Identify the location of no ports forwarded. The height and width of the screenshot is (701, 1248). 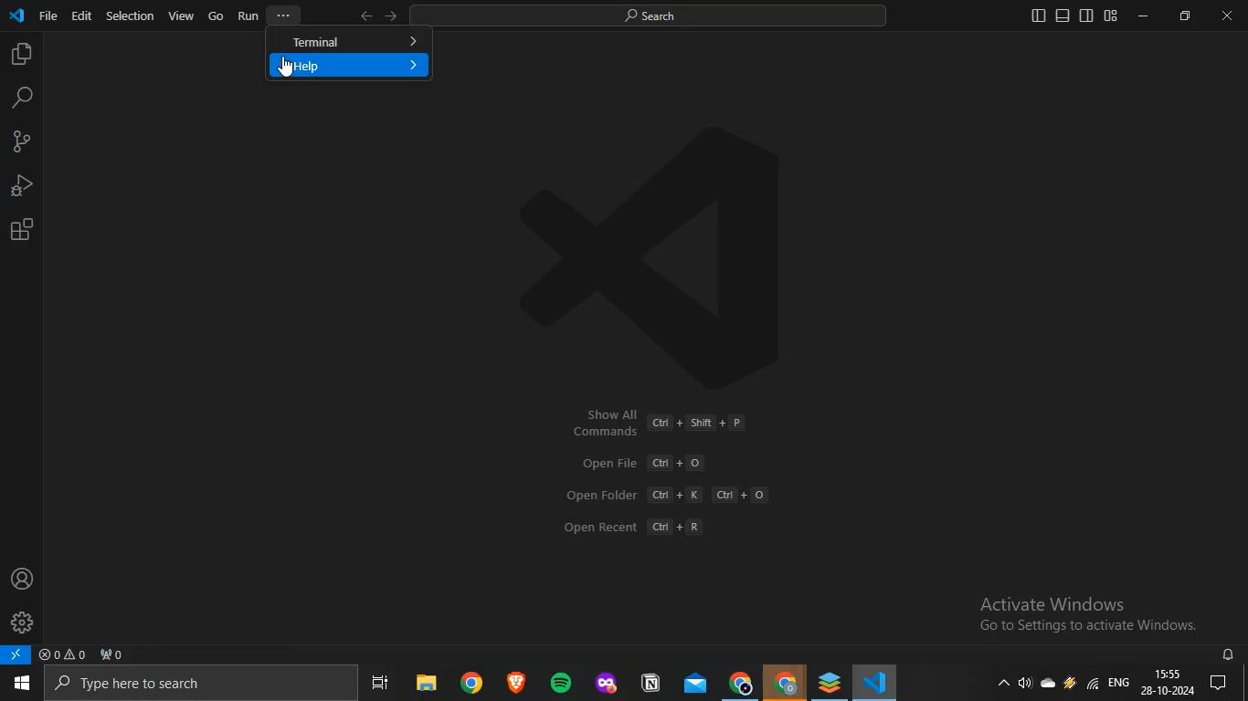
(111, 654).